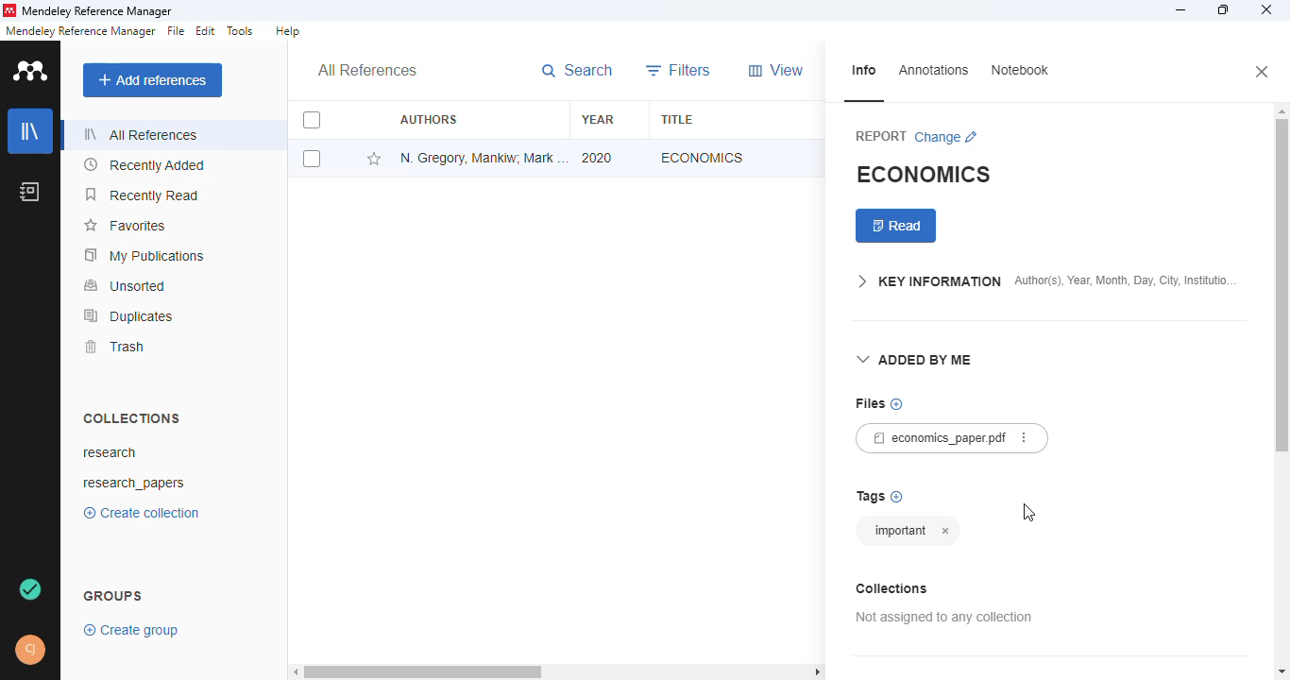 The width and height of the screenshot is (1290, 680). What do you see at coordinates (896, 530) in the screenshot?
I see `tag added` at bounding box center [896, 530].